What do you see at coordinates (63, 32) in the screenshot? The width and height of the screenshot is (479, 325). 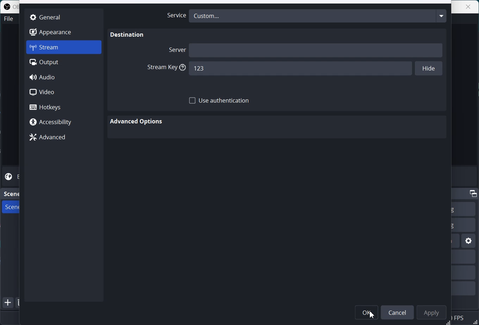 I see `Appearance` at bounding box center [63, 32].